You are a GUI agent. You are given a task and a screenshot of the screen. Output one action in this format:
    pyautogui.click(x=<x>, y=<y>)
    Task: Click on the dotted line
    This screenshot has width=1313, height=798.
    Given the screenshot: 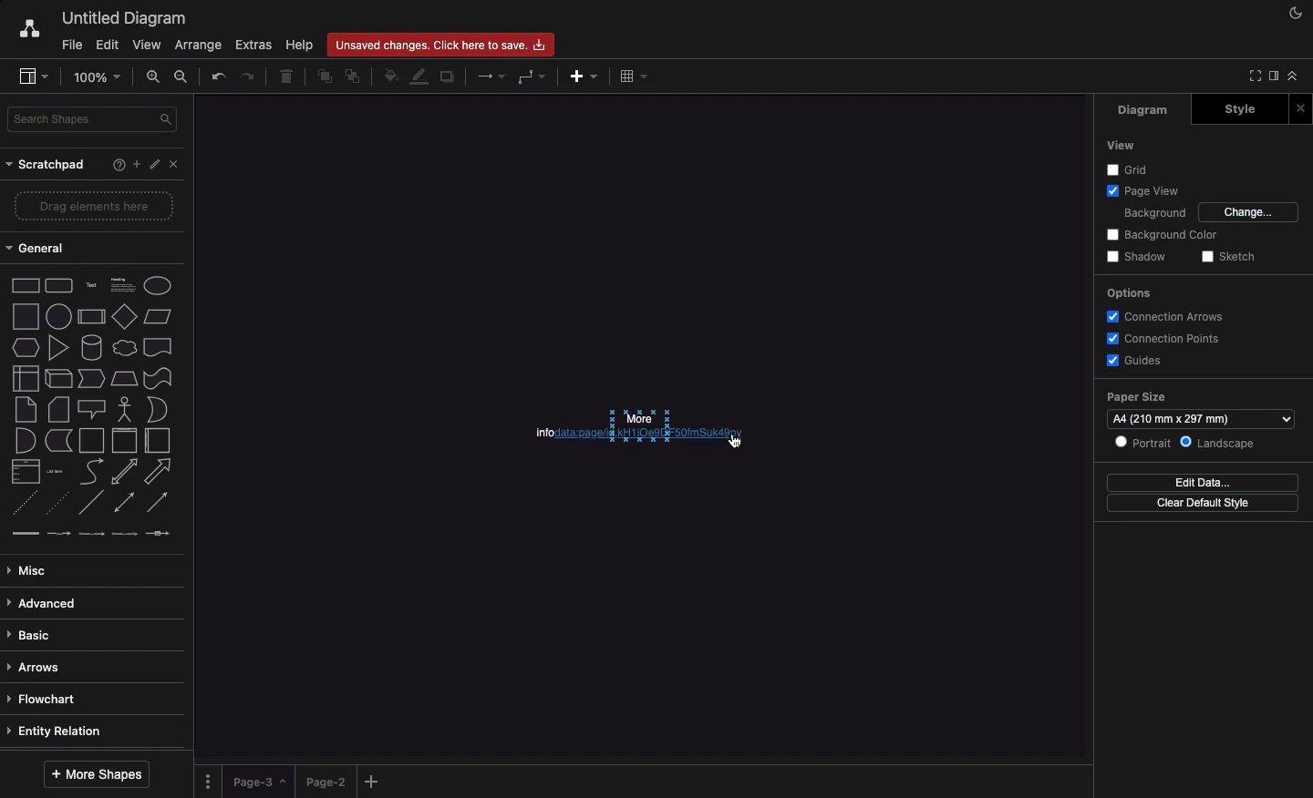 What is the action you would take?
    pyautogui.click(x=56, y=502)
    